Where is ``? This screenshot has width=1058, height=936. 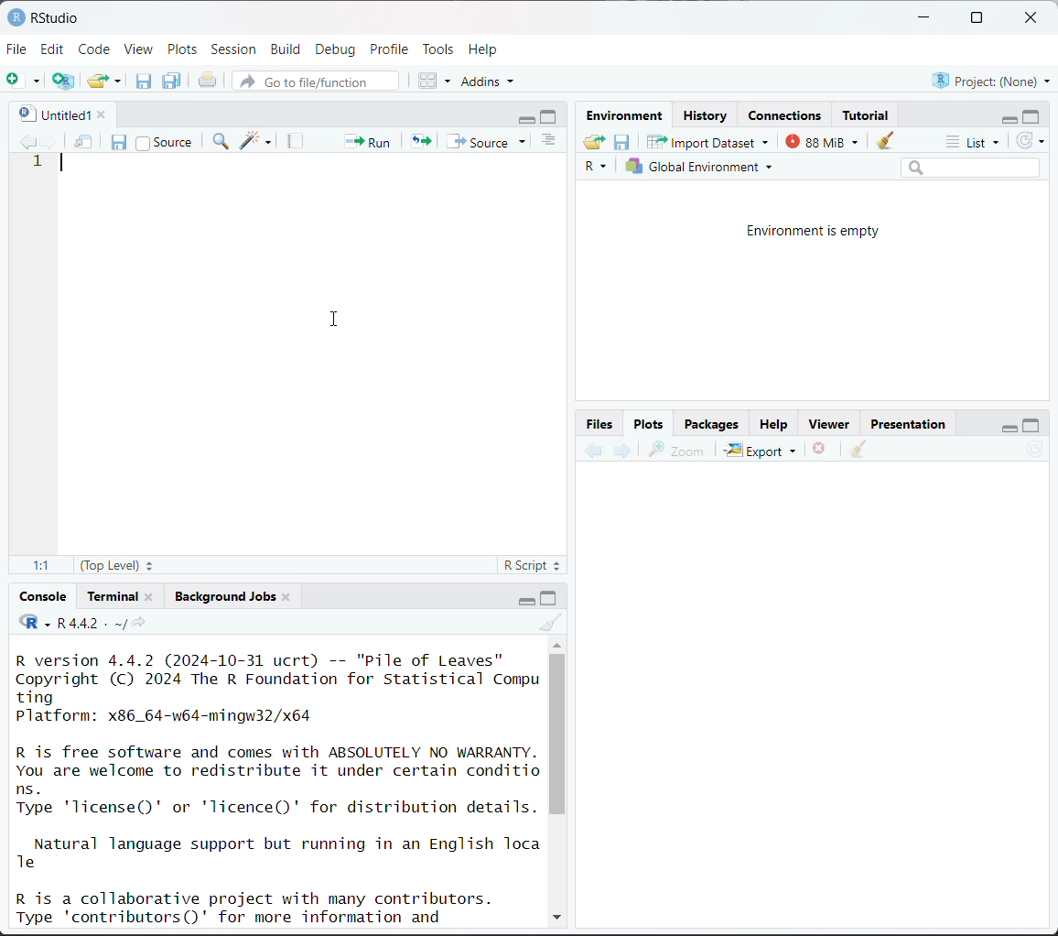
 is located at coordinates (601, 423).